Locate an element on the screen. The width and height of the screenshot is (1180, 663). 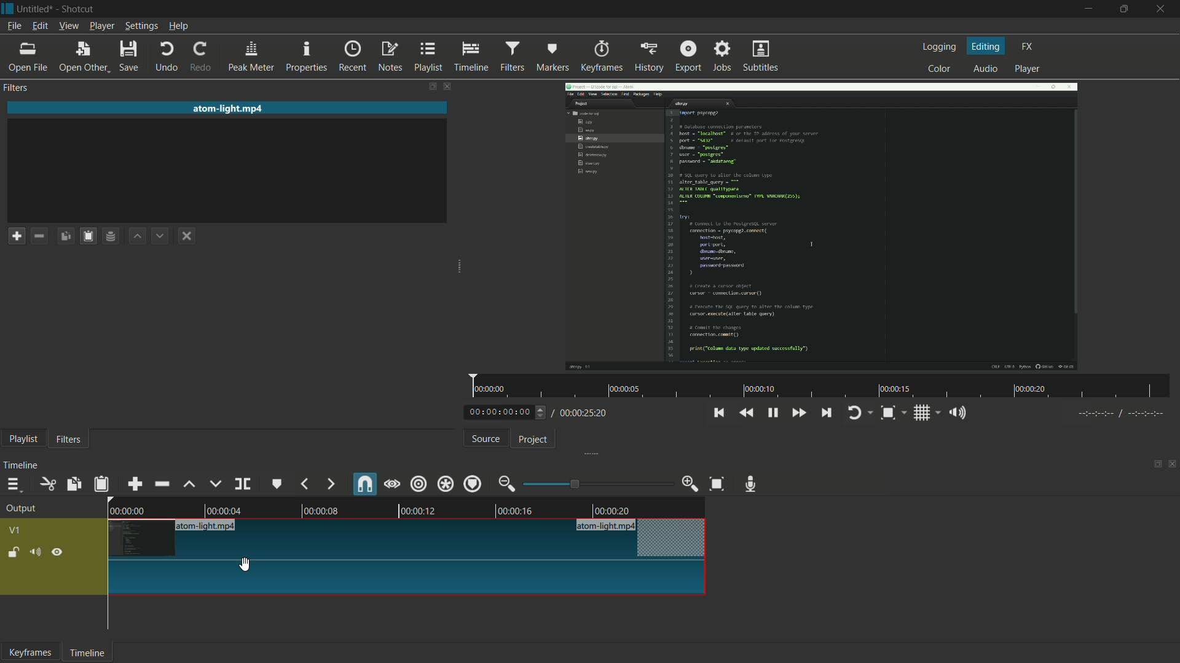
color is located at coordinates (939, 69).